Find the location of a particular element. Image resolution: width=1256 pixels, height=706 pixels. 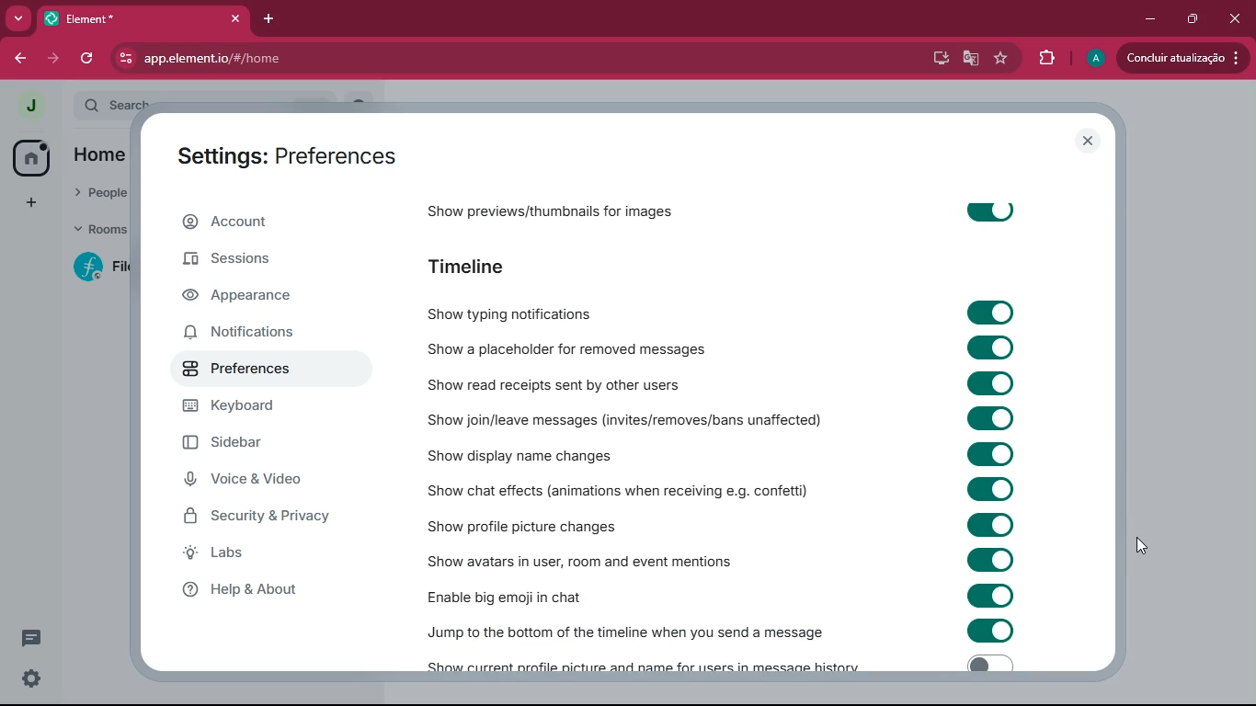

more is located at coordinates (18, 17).